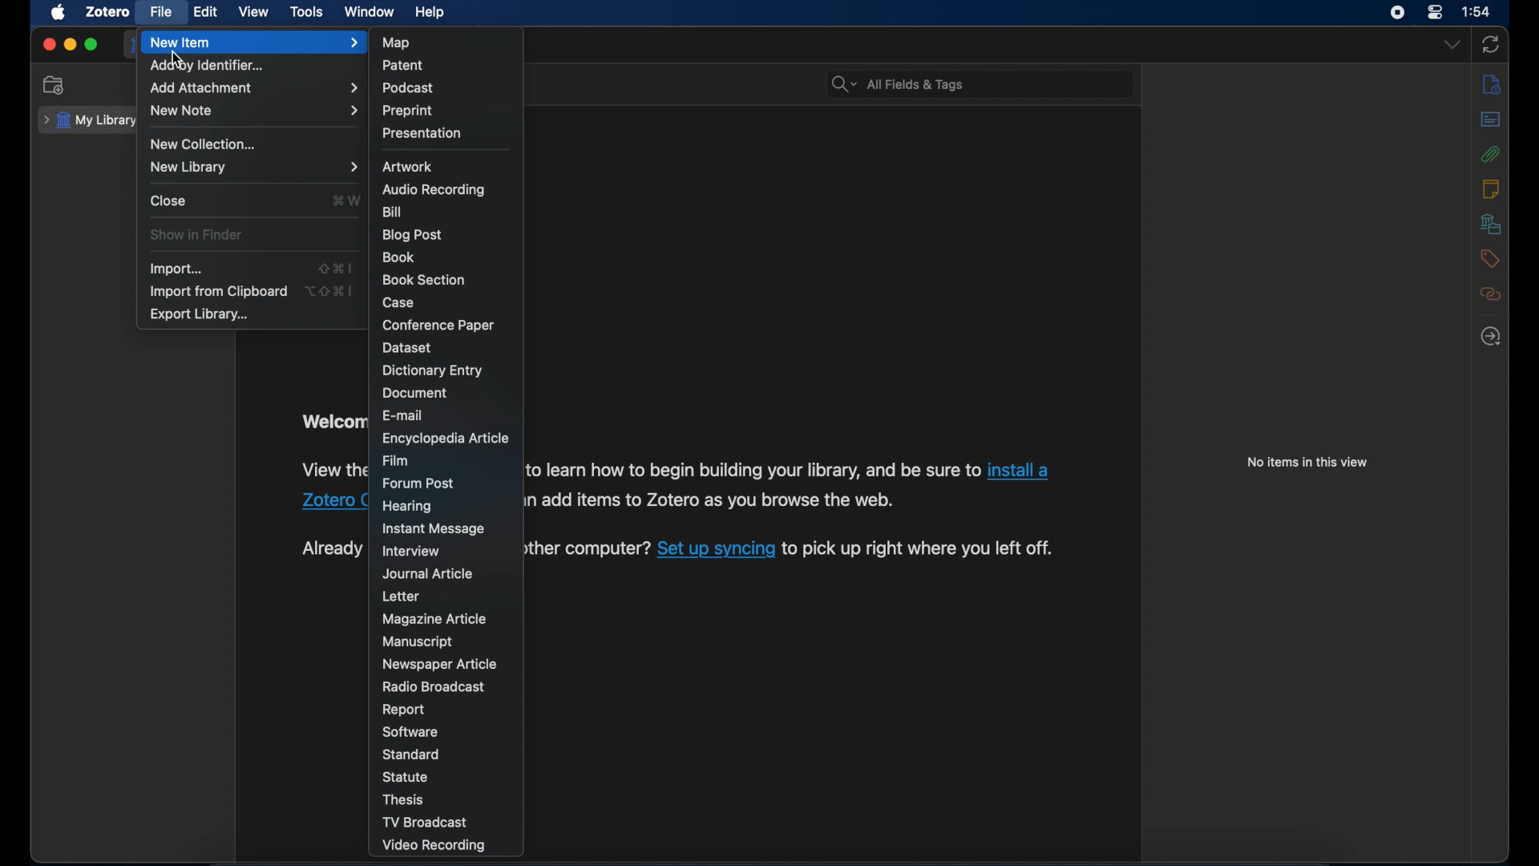 The height and width of the screenshot is (866, 1539). Describe the element at coordinates (330, 548) in the screenshot. I see `Already` at that location.